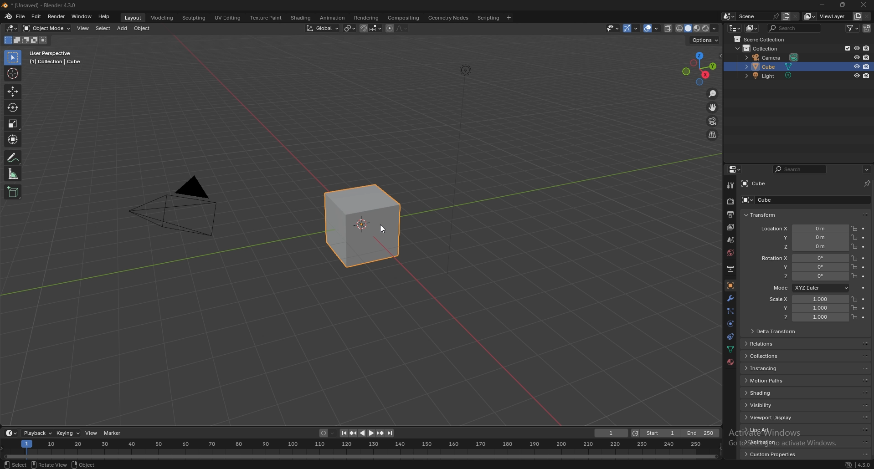 This screenshot has width=874, height=469. I want to click on measure, so click(13, 173).